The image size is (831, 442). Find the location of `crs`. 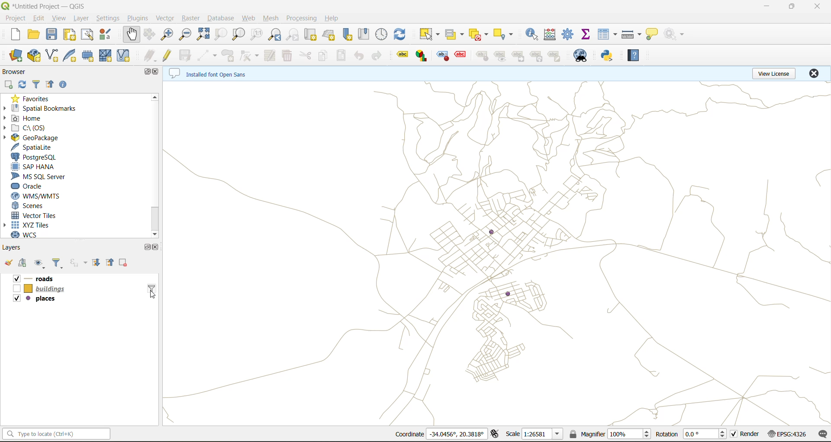

crs is located at coordinates (786, 435).